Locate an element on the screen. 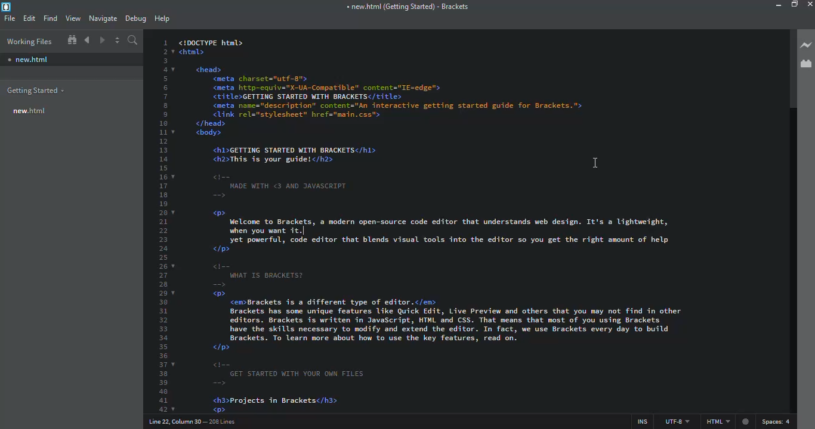 This screenshot has width=815, height=429. minimize is located at coordinates (774, 5).